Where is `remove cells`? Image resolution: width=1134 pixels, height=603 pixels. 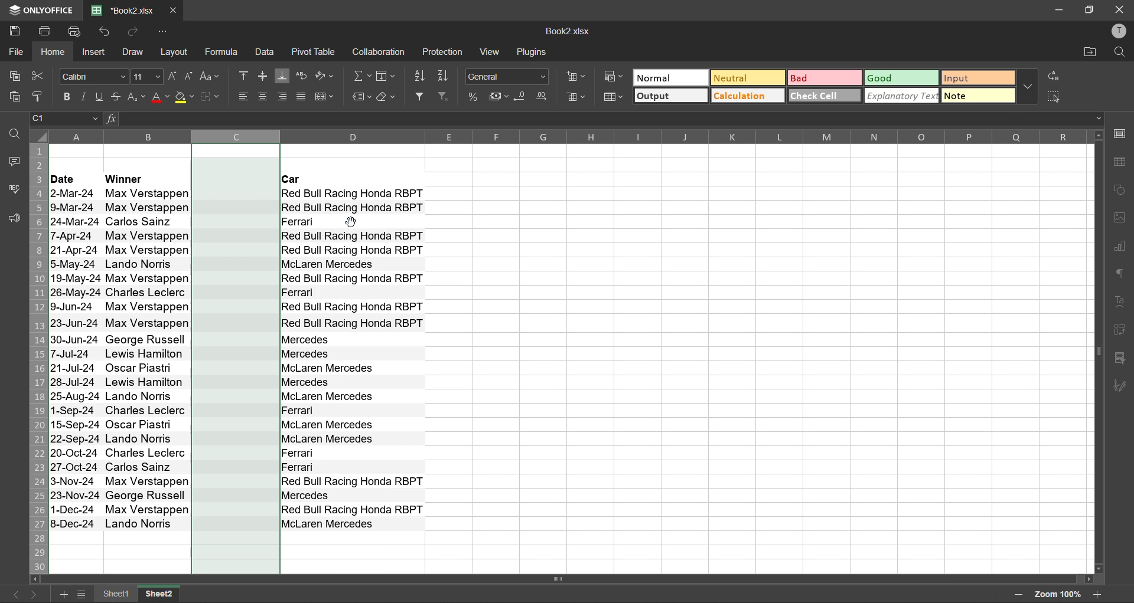
remove cells is located at coordinates (577, 97).